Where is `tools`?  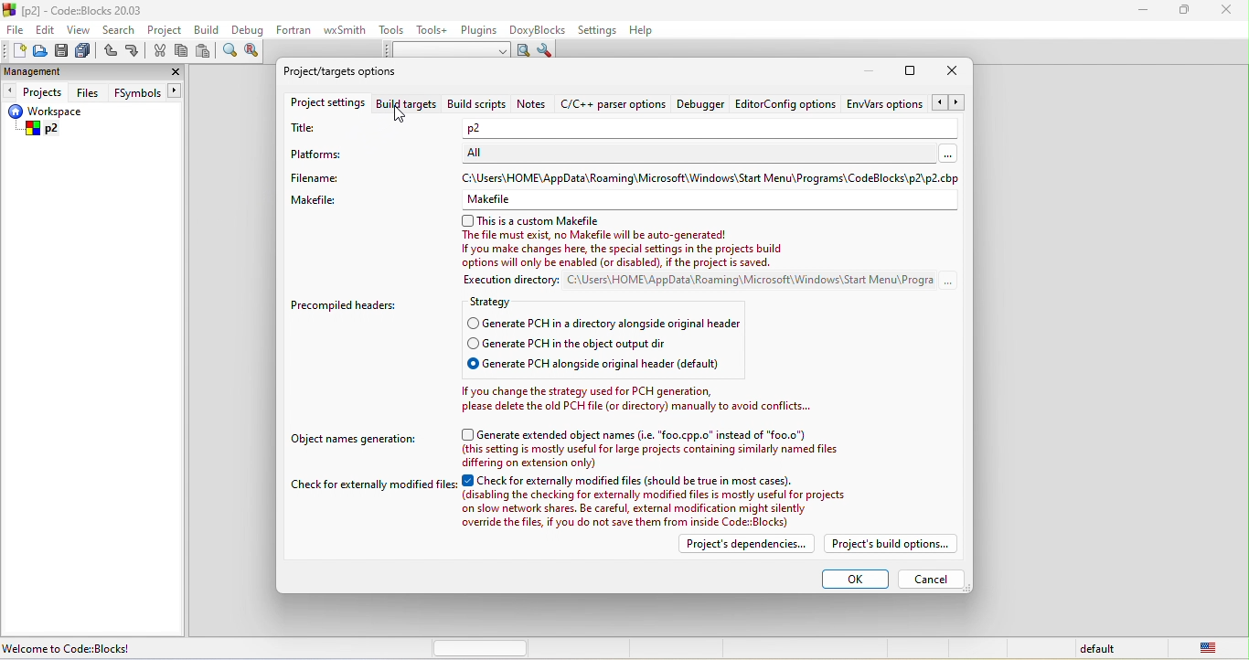 tools is located at coordinates (392, 32).